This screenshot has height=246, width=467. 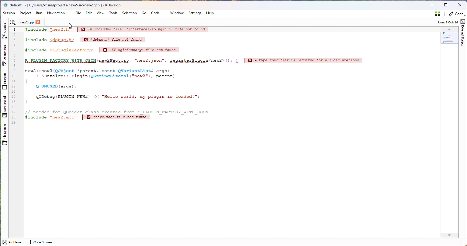 I want to click on Go, so click(x=144, y=13).